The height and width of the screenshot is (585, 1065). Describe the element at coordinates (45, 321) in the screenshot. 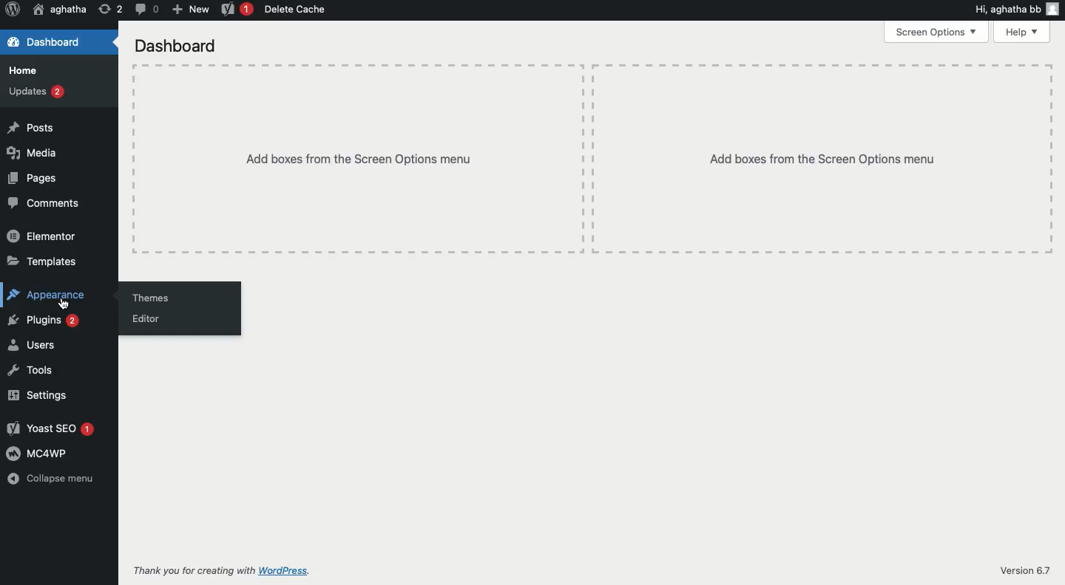

I see `Plugins` at that location.